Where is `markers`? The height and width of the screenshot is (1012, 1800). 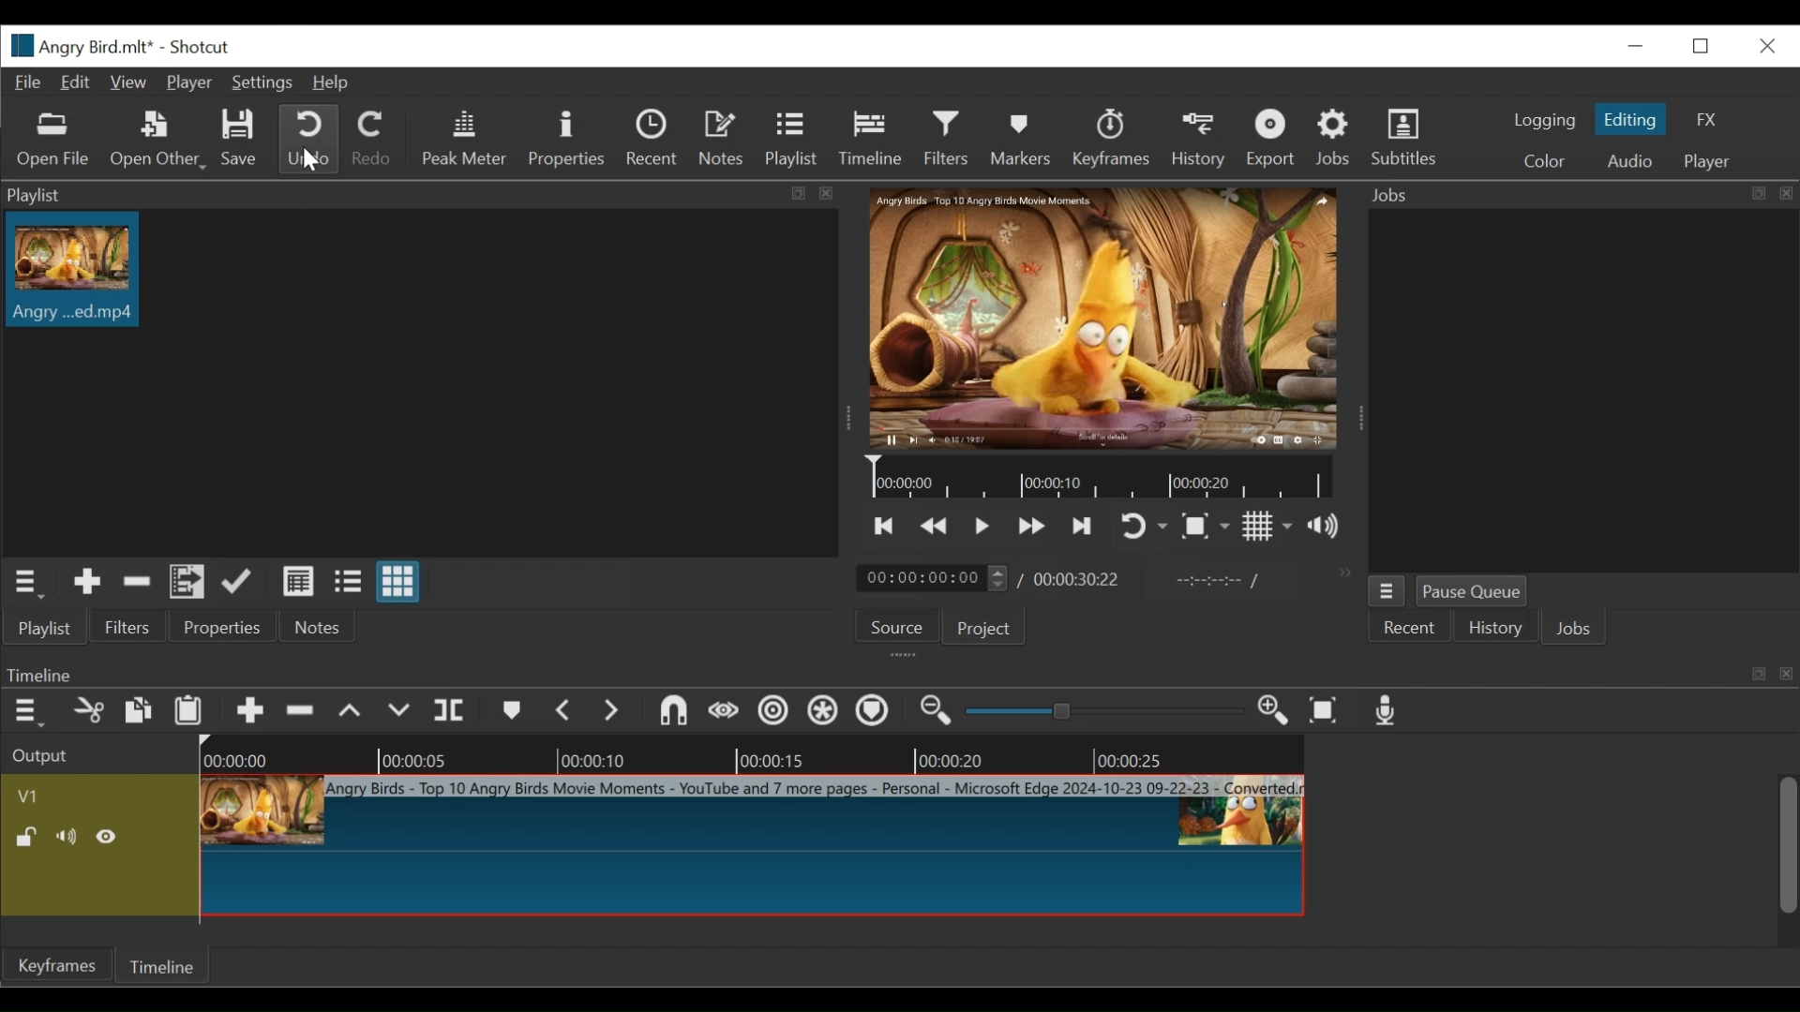 markers is located at coordinates (513, 711).